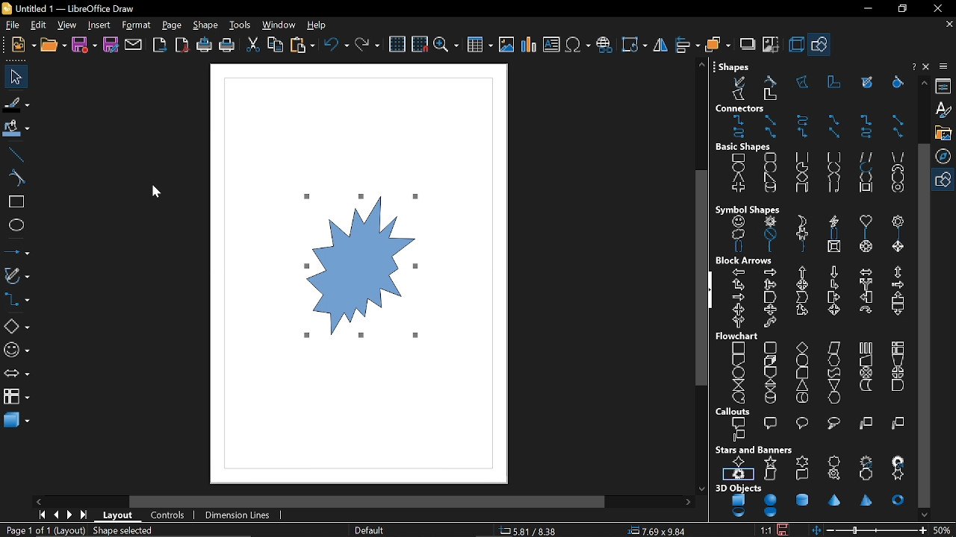 The height and width of the screenshot is (537, 956). Describe the element at coordinates (864, 9) in the screenshot. I see `Minimize` at that location.